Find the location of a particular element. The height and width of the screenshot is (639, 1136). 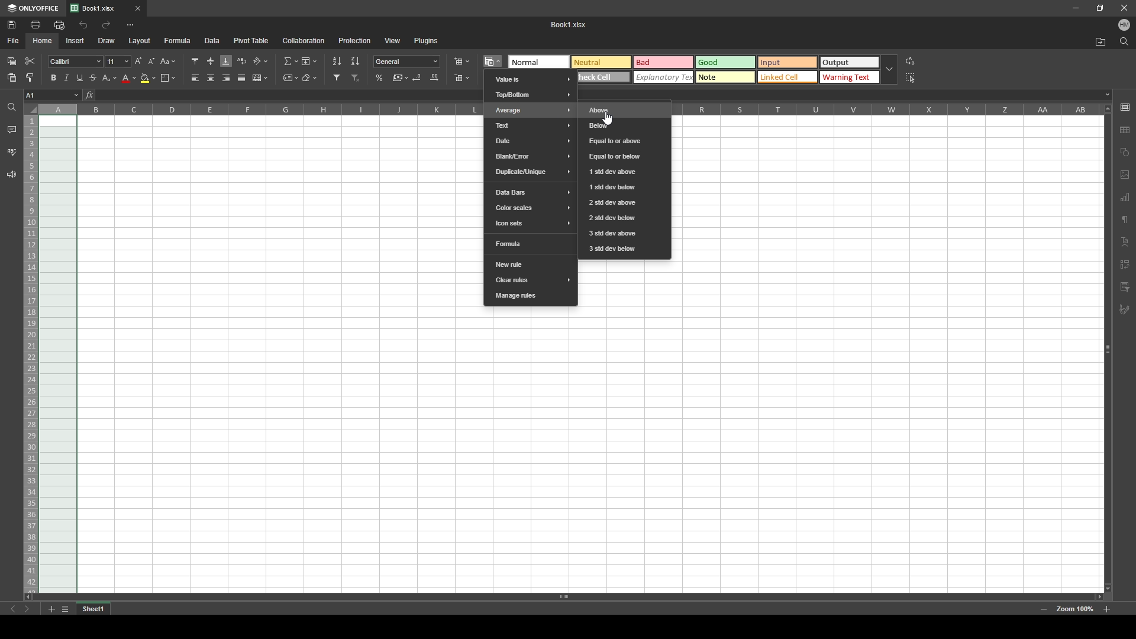

shape is located at coordinates (1125, 153).